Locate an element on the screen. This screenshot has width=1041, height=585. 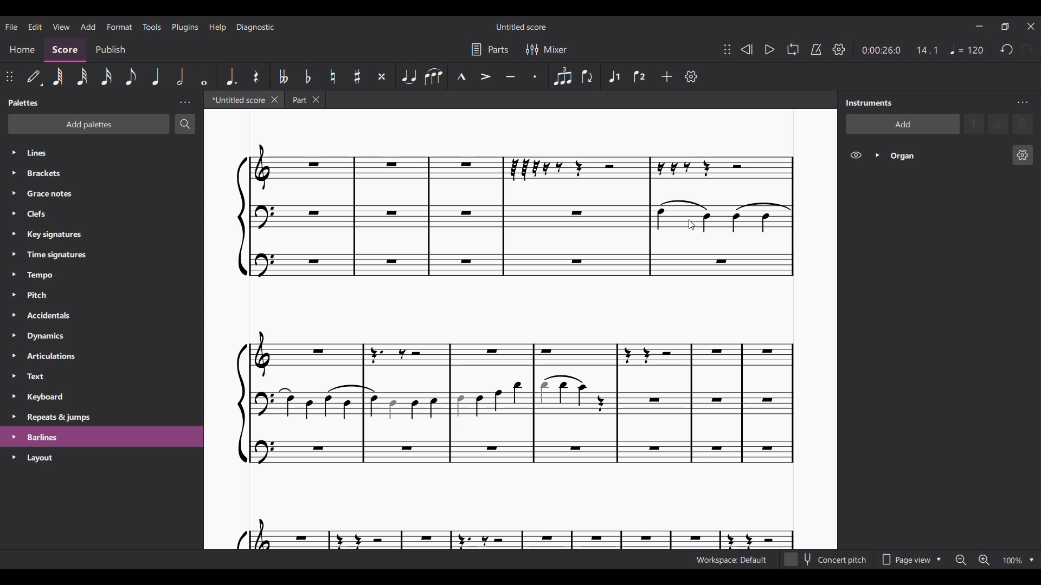
List of palette in panel is located at coordinates (113, 306).